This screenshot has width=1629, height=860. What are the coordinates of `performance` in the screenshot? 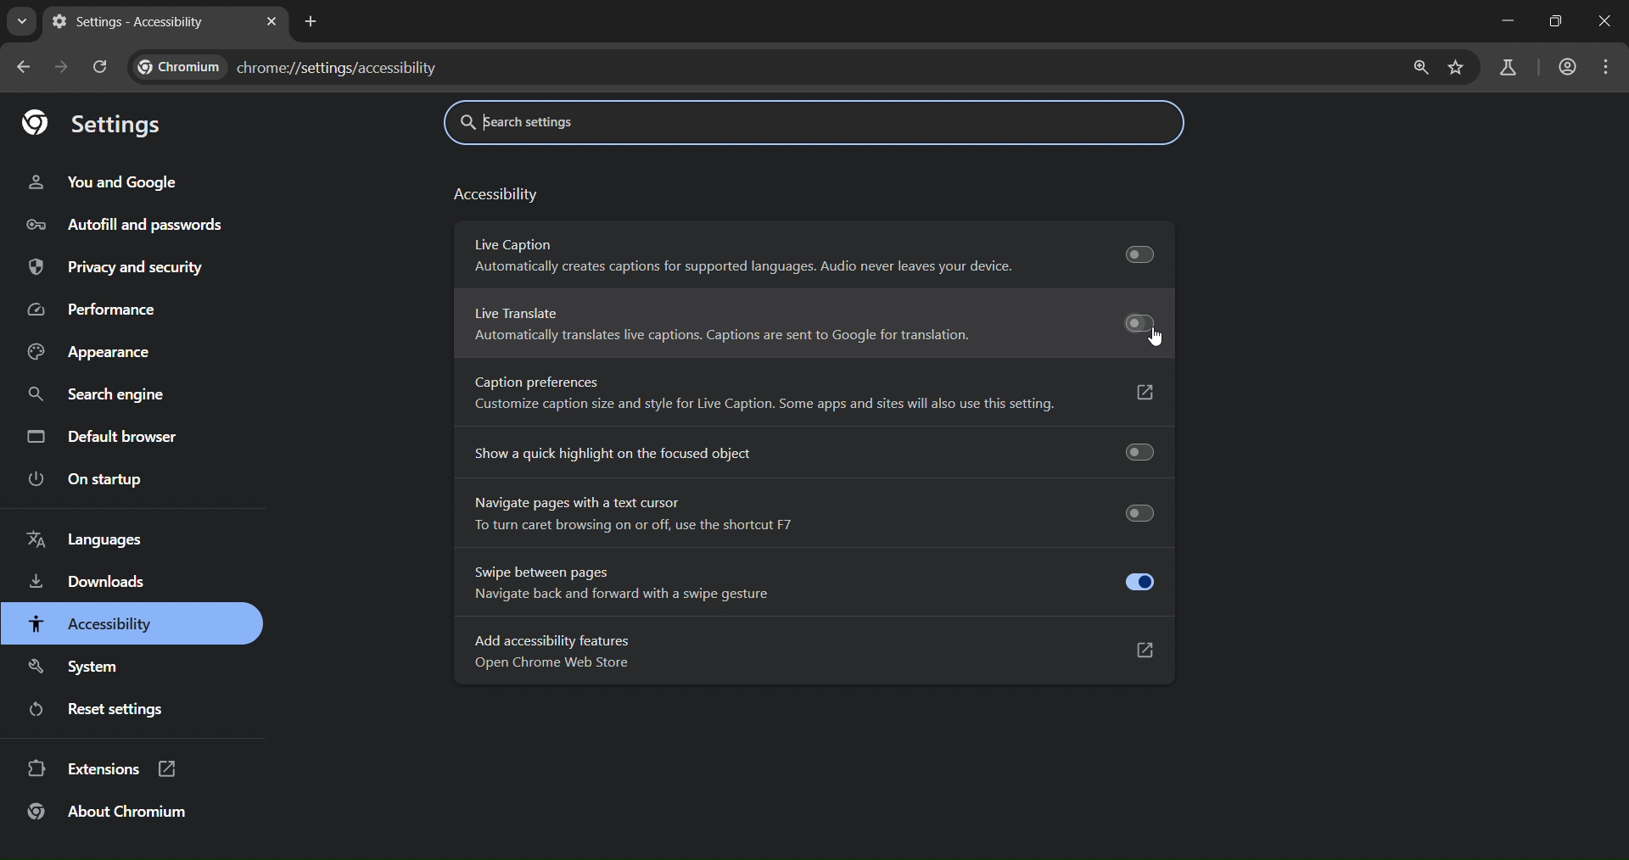 It's located at (95, 309).